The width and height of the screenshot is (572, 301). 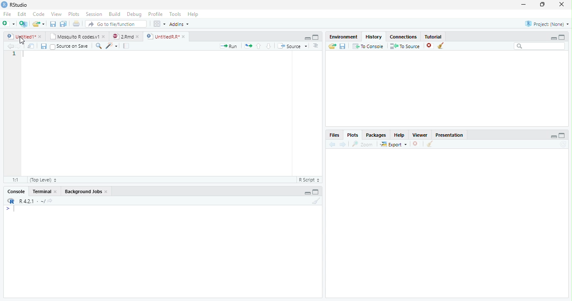 I want to click on minimize, so click(x=307, y=193).